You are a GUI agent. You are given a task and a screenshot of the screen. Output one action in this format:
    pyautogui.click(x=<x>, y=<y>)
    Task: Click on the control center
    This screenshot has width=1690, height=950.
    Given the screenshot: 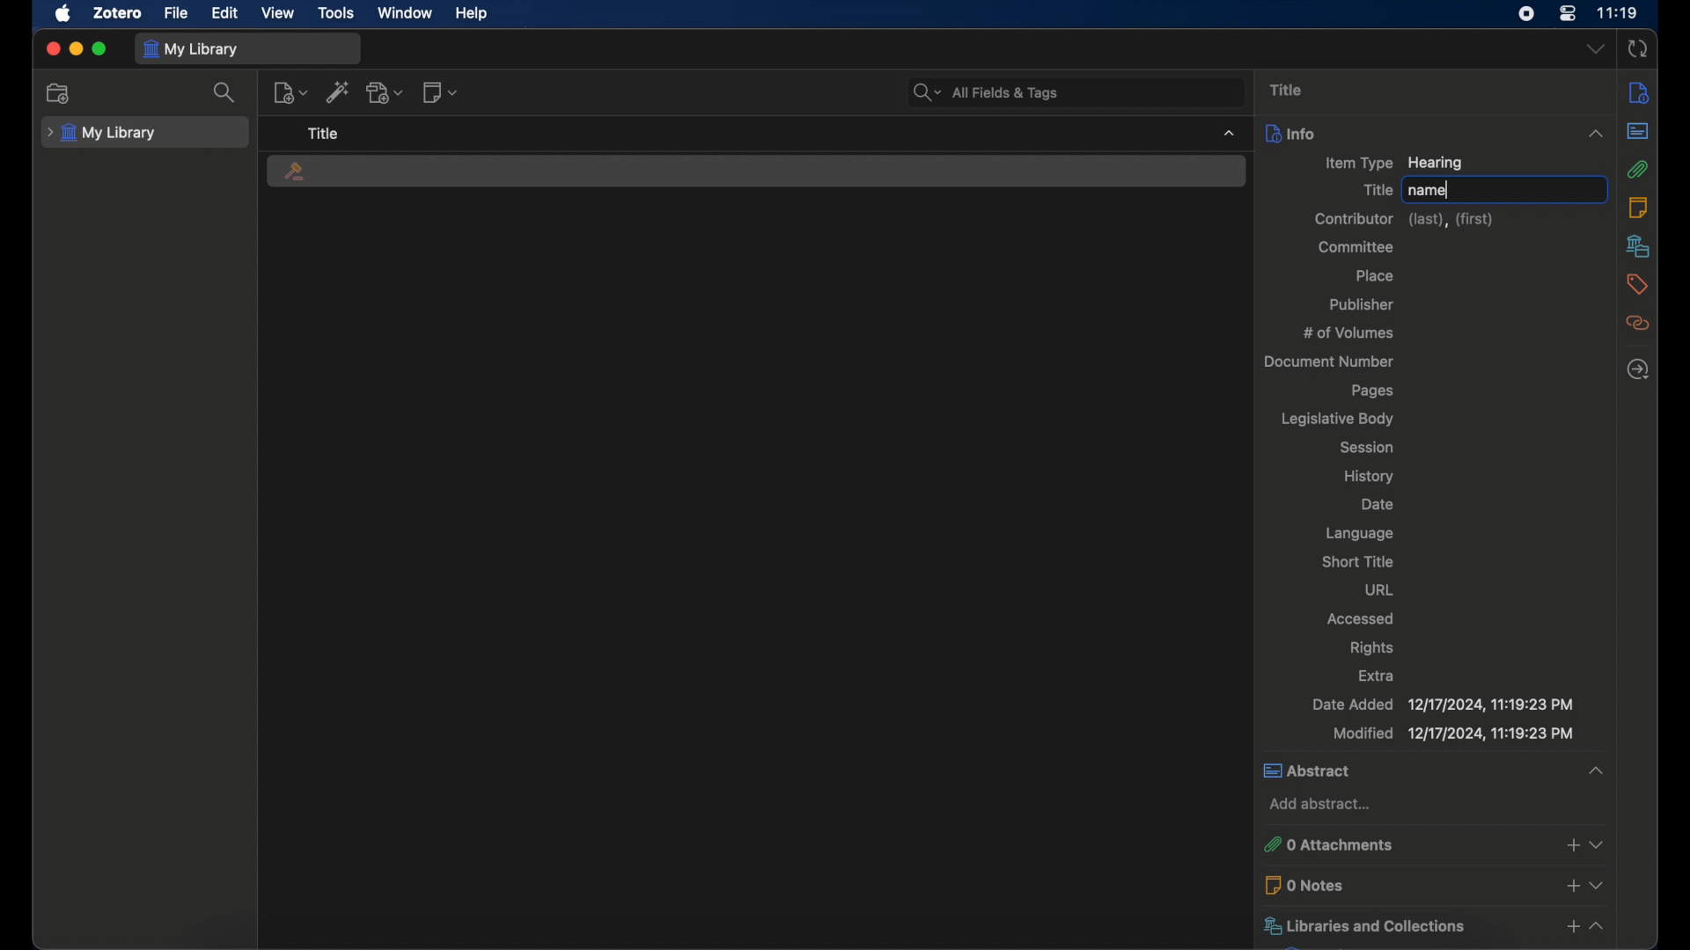 What is the action you would take?
    pyautogui.click(x=1567, y=13)
    